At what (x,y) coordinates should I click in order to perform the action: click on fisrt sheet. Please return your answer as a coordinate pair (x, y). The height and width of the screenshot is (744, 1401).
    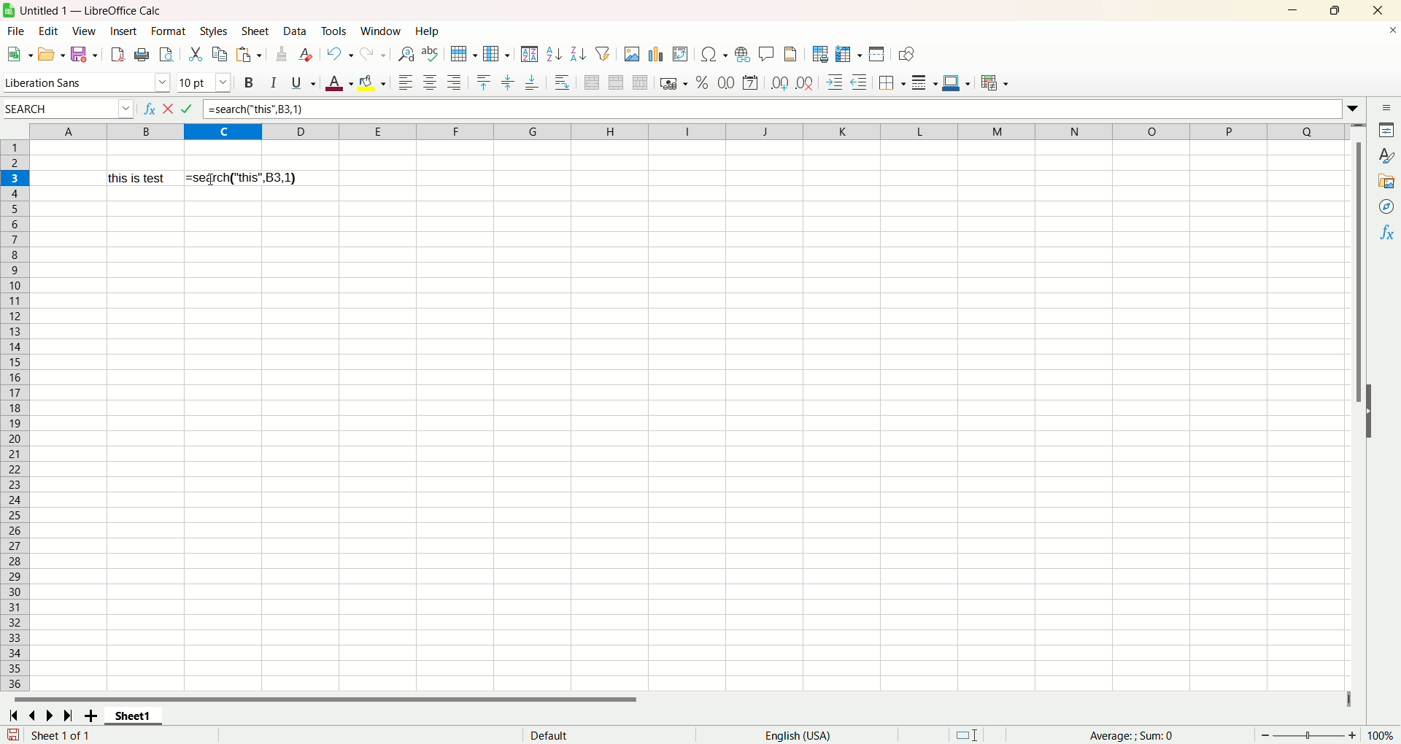
    Looking at the image, I should click on (12, 716).